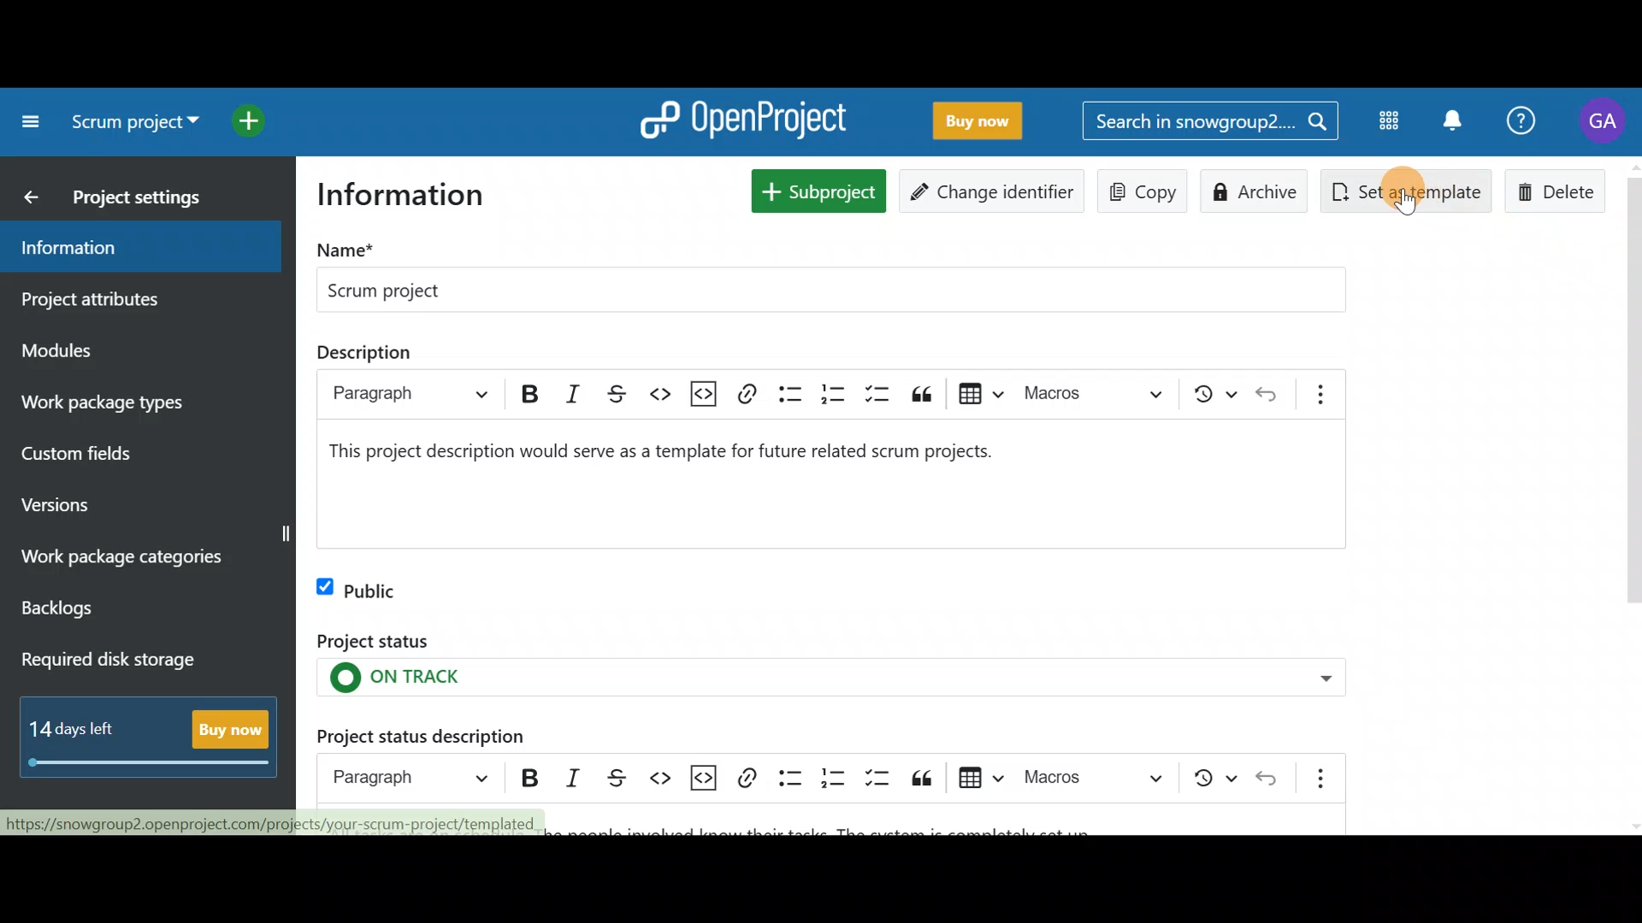  I want to click on undo, so click(1266, 393).